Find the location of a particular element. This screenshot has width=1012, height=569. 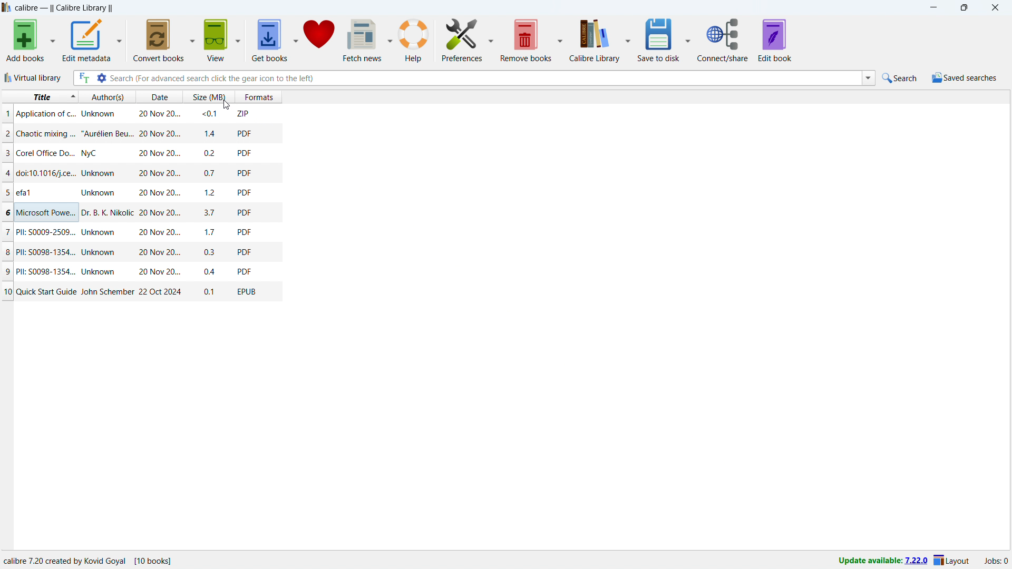

enter search string is located at coordinates (485, 77).